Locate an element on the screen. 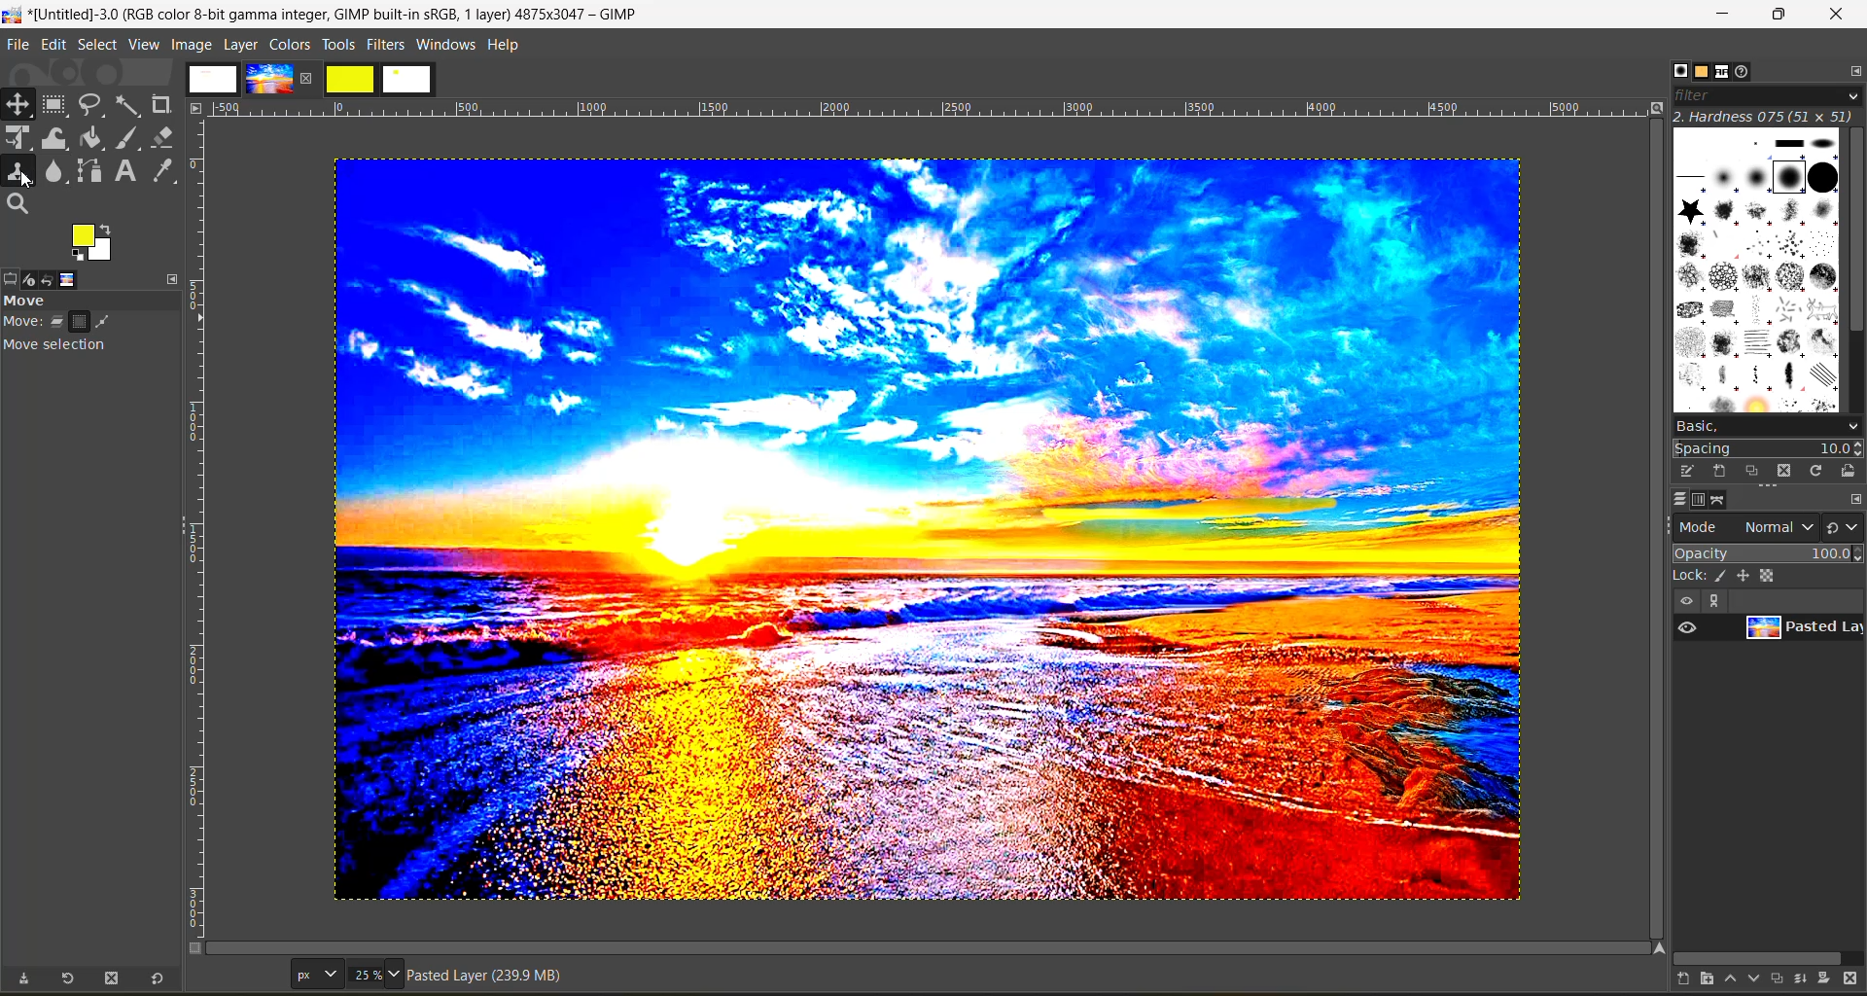 The height and width of the screenshot is (996, 1867). save tool preset is located at coordinates (22, 978).